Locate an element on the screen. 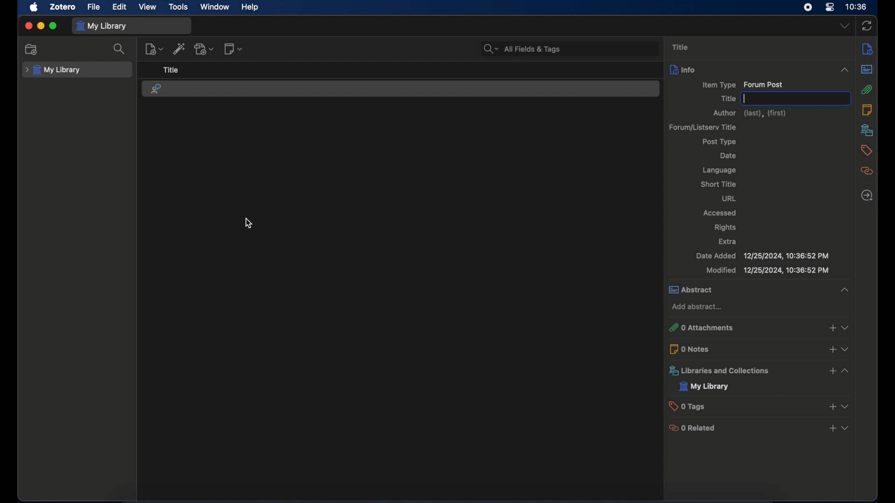 The height and width of the screenshot is (503, 895). zotero is located at coordinates (62, 7).